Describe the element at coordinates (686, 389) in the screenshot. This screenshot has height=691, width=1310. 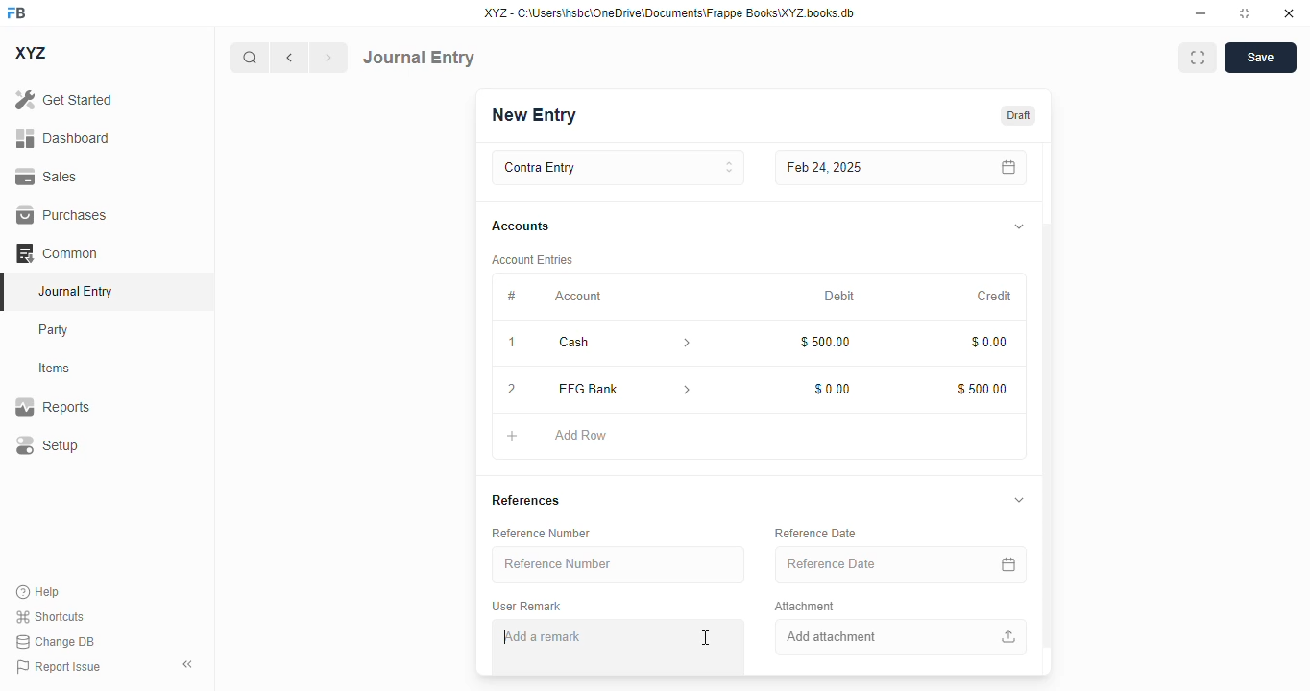
I see `account information` at that location.